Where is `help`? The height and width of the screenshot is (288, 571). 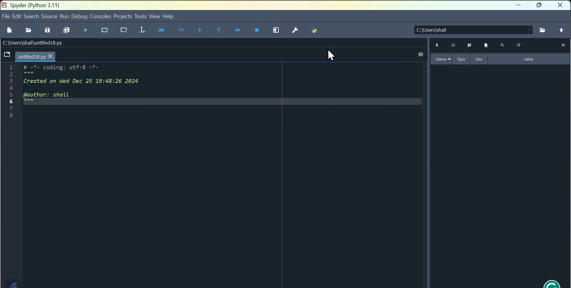
help is located at coordinates (170, 17).